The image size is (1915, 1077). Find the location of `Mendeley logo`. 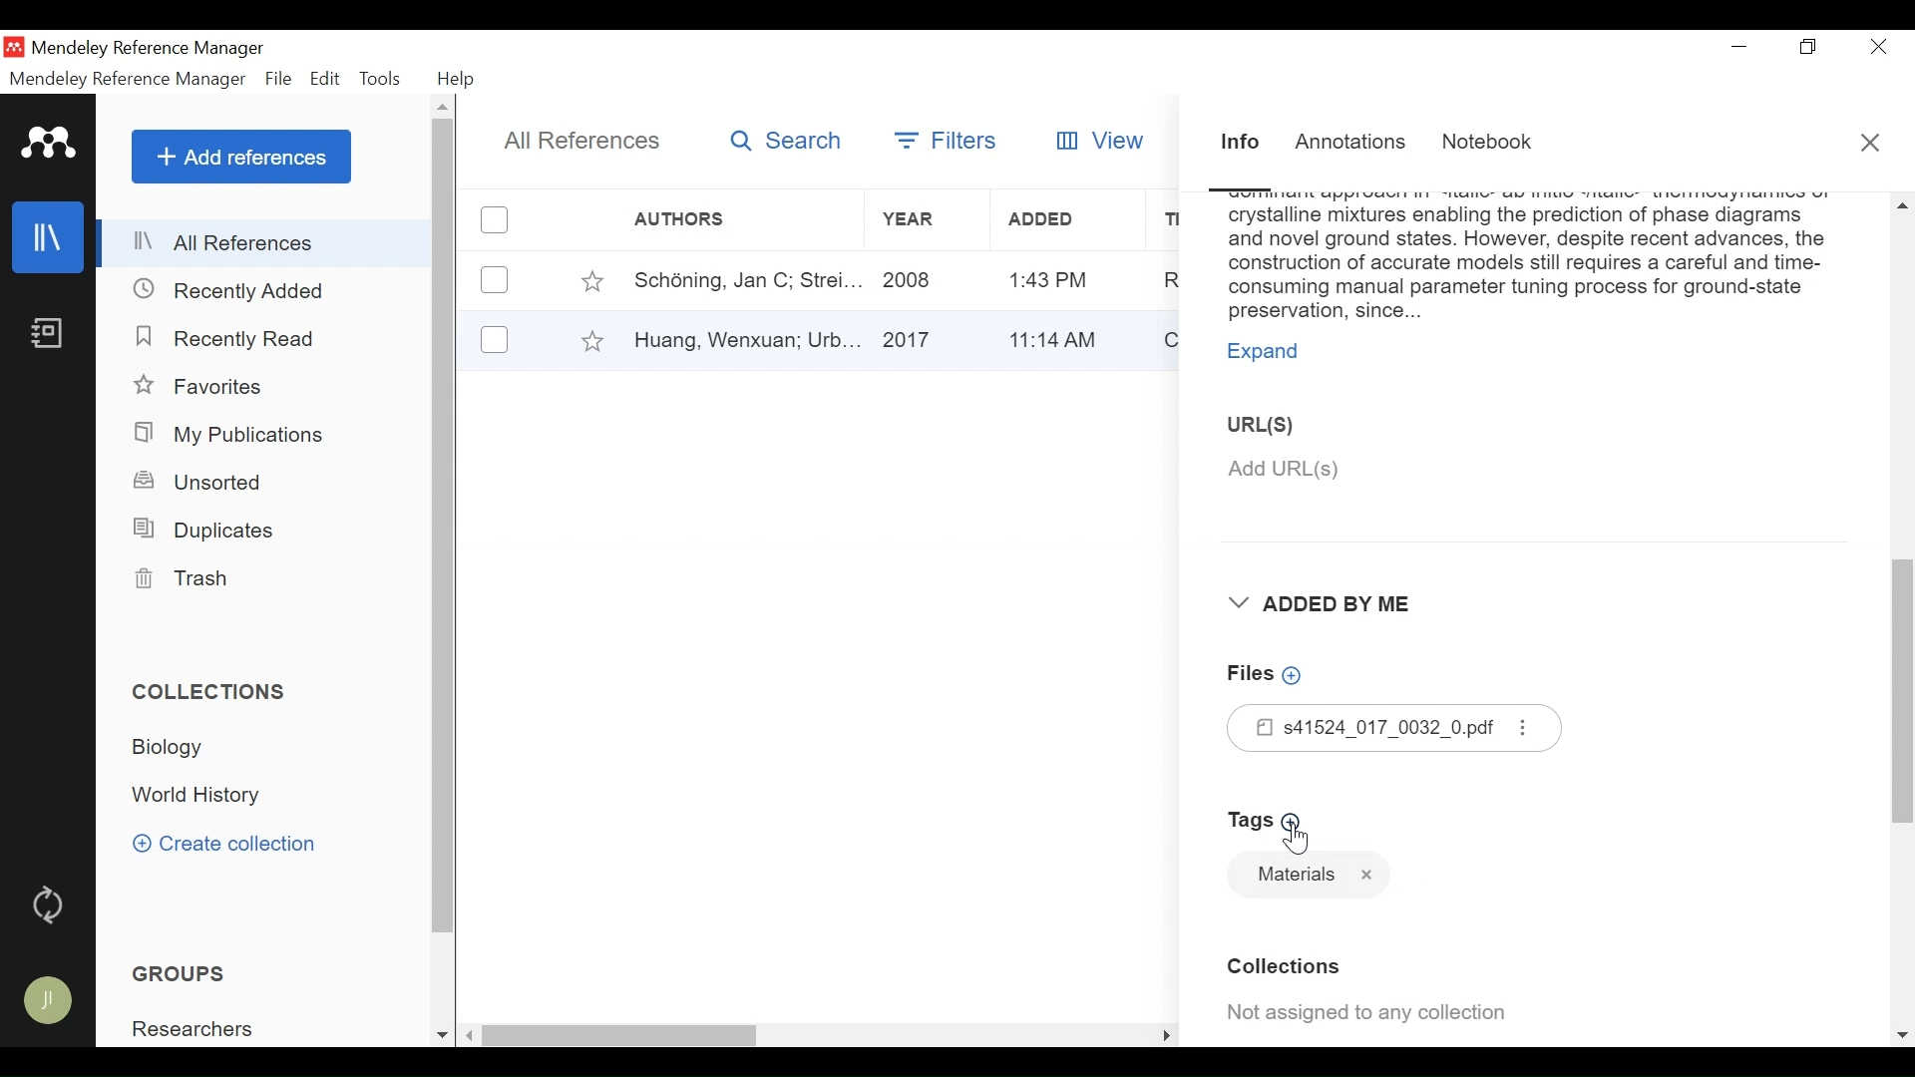

Mendeley logo is located at coordinates (51, 144).